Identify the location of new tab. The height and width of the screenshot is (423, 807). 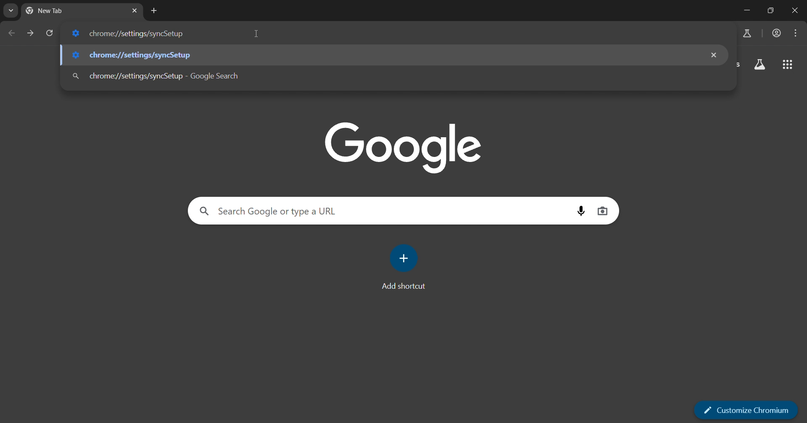
(156, 11).